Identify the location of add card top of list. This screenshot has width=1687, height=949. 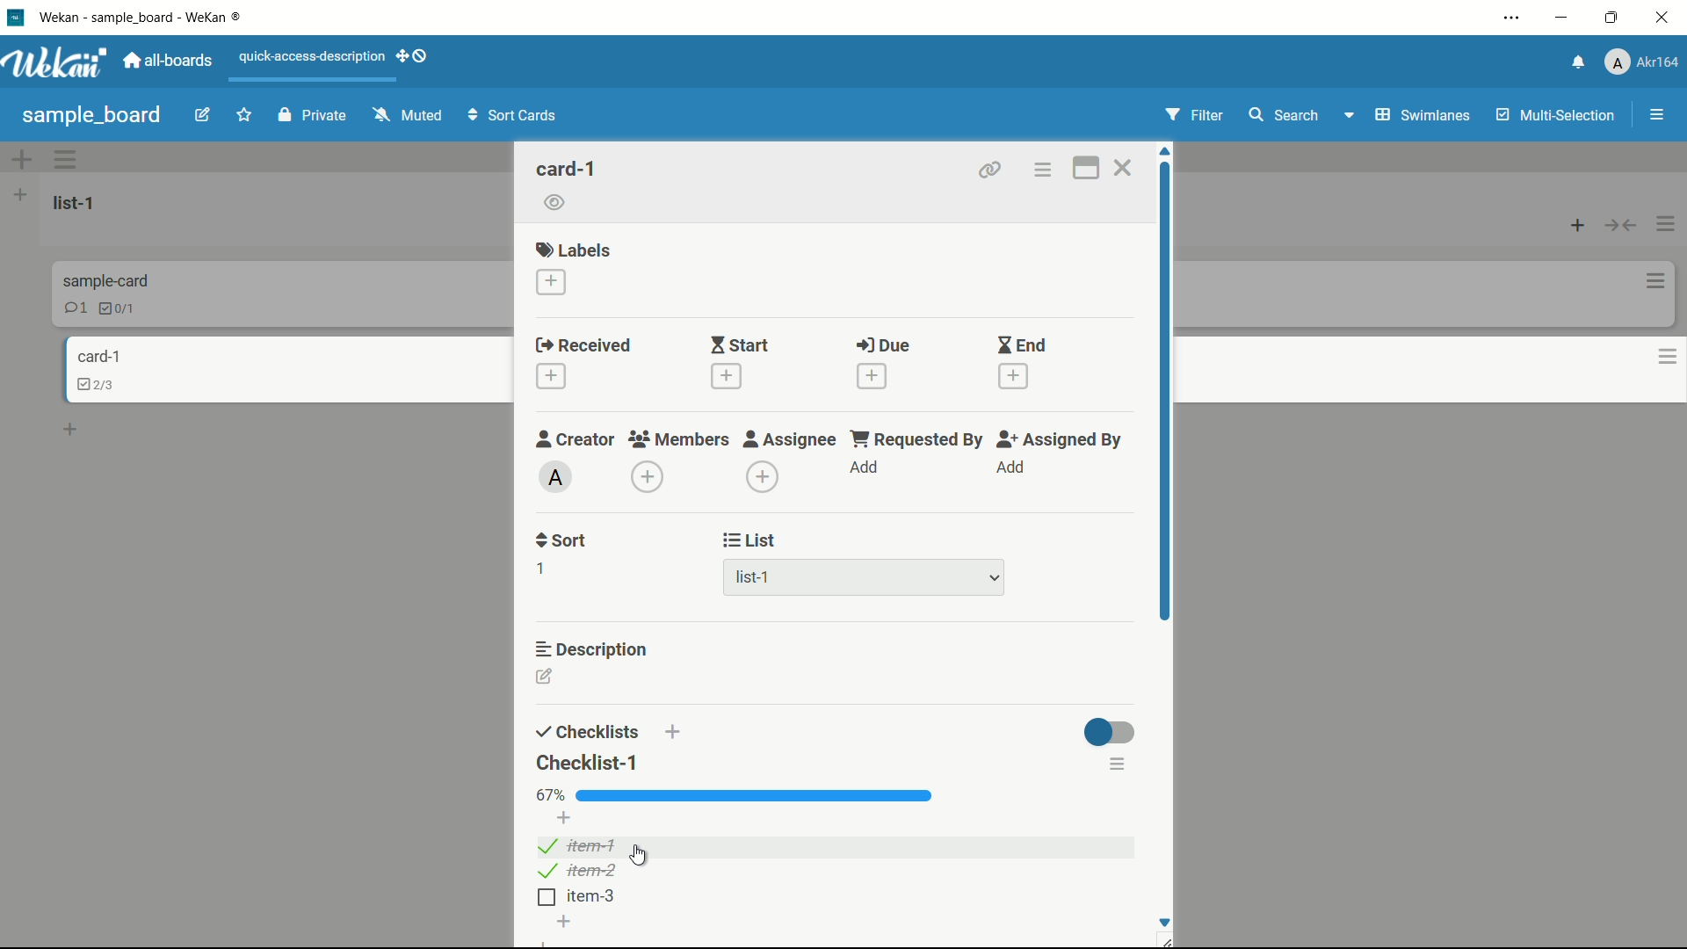
(1574, 224).